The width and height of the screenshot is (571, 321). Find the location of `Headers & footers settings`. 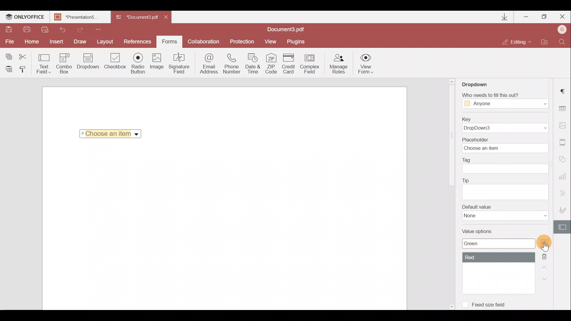

Headers & footers settings is located at coordinates (564, 143).